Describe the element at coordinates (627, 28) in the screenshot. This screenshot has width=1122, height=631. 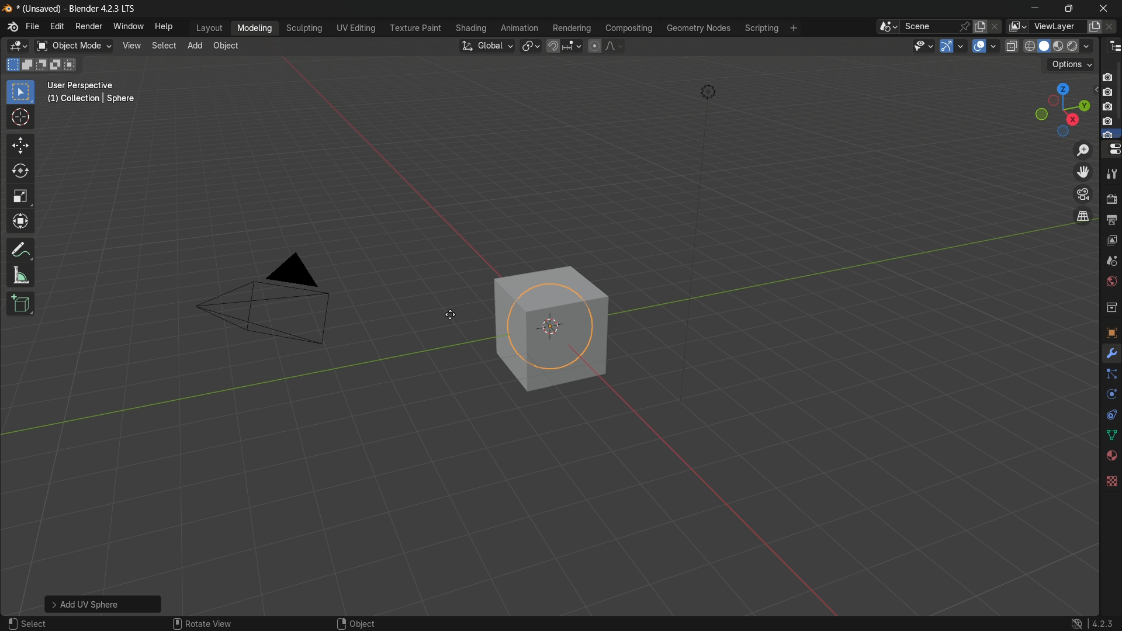
I see `compositing menu` at that location.